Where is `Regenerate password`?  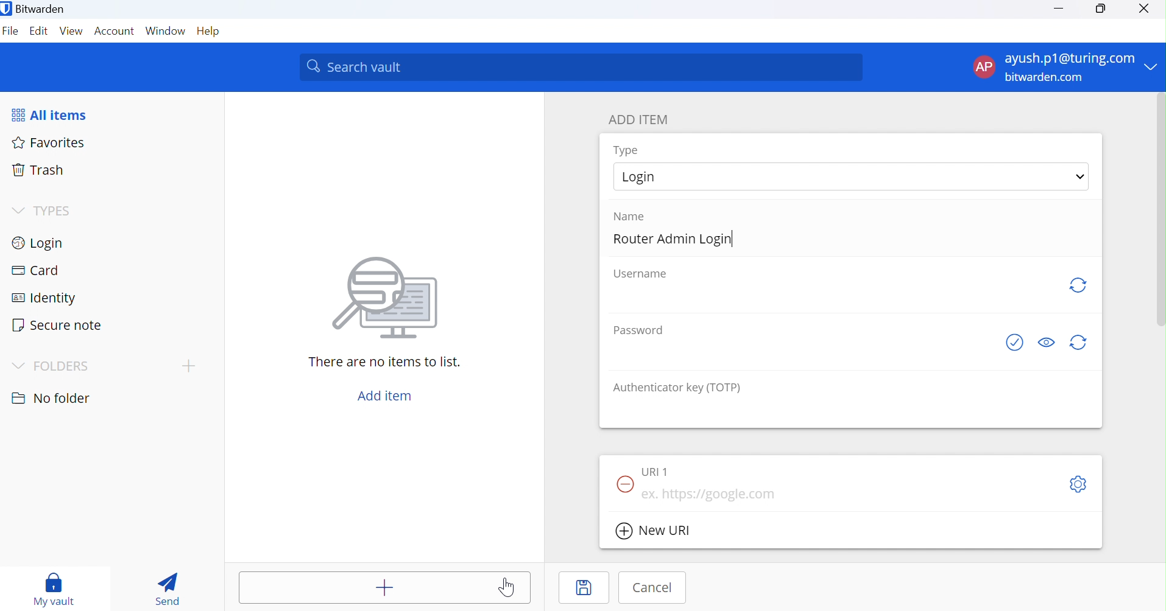
Regenerate password is located at coordinates (1081, 344).